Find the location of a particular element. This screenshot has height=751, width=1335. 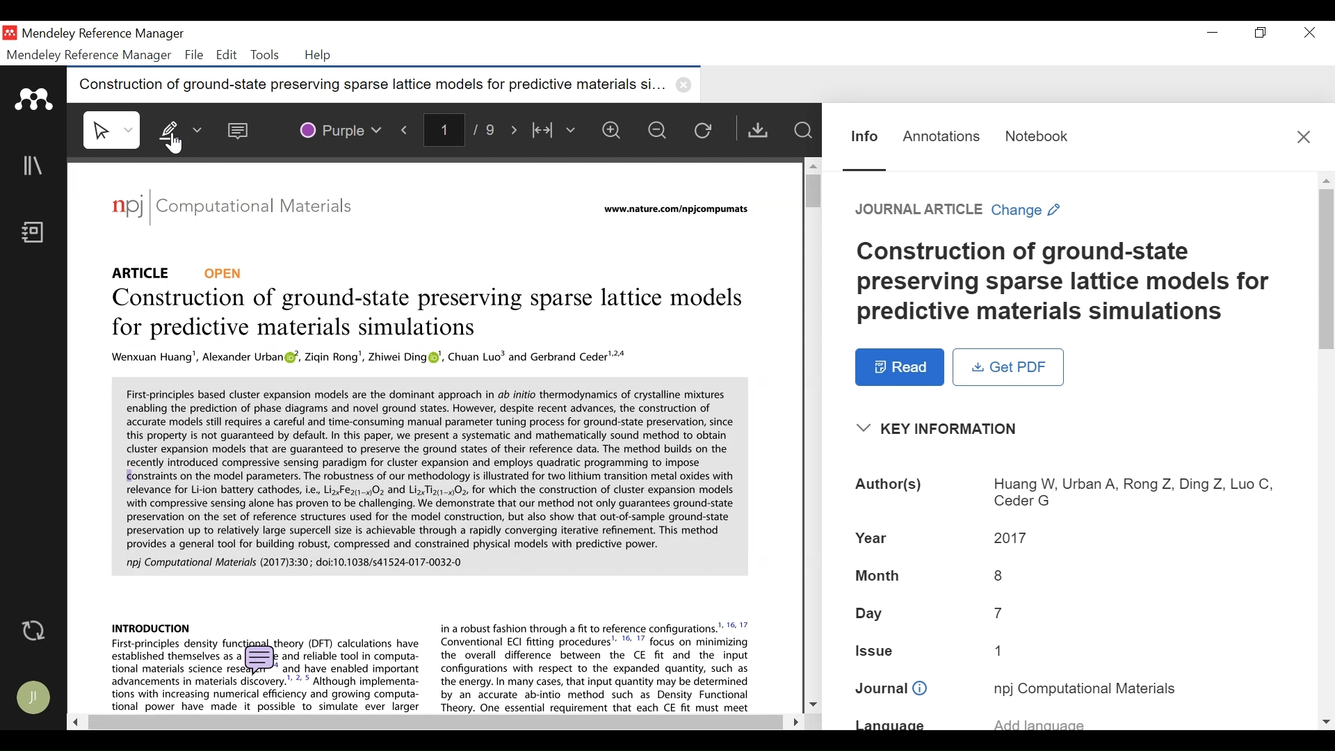

Vertical Scroll bar is located at coordinates (1327, 266).